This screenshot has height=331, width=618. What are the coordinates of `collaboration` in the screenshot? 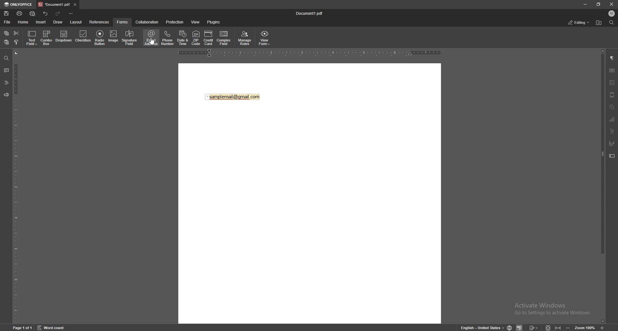 It's located at (147, 22).